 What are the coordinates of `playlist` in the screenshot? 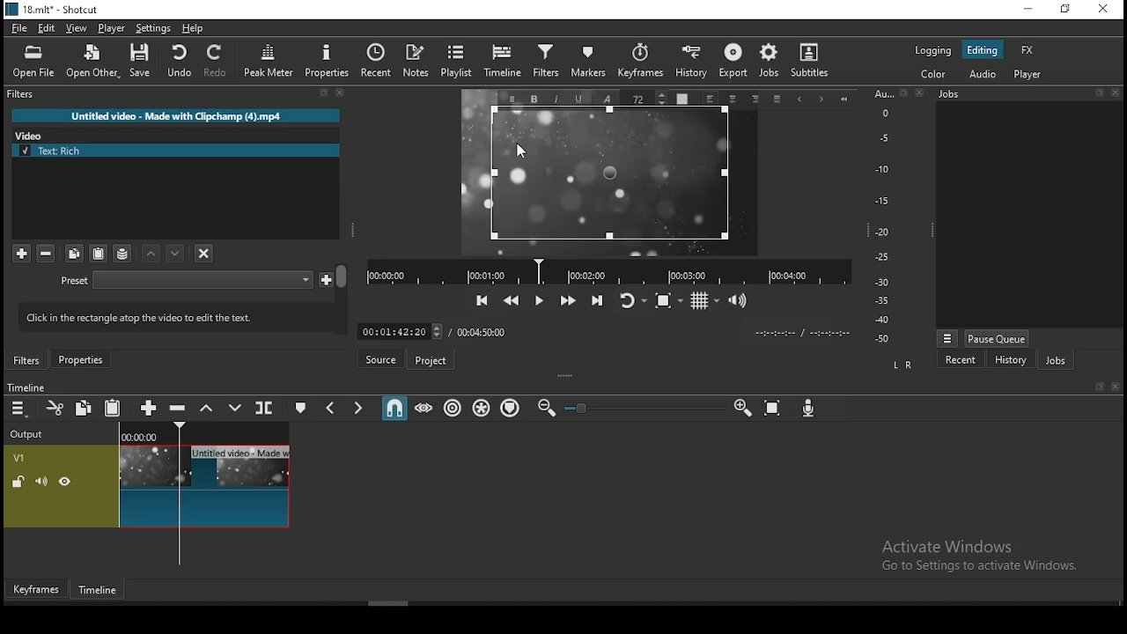 It's located at (457, 62).